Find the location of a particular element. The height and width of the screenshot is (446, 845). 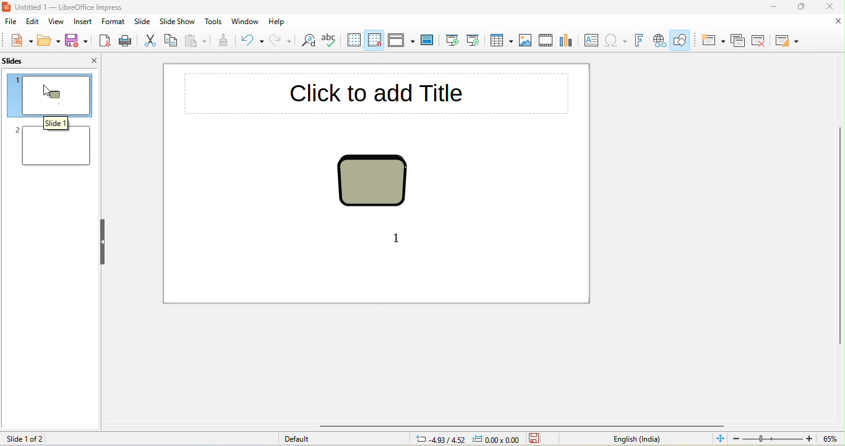

text box is located at coordinates (590, 40).